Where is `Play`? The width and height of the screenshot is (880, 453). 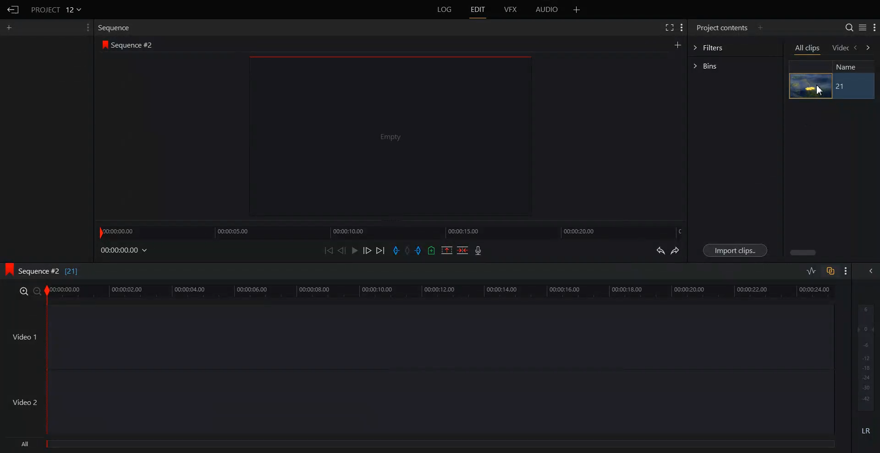 Play is located at coordinates (354, 250).